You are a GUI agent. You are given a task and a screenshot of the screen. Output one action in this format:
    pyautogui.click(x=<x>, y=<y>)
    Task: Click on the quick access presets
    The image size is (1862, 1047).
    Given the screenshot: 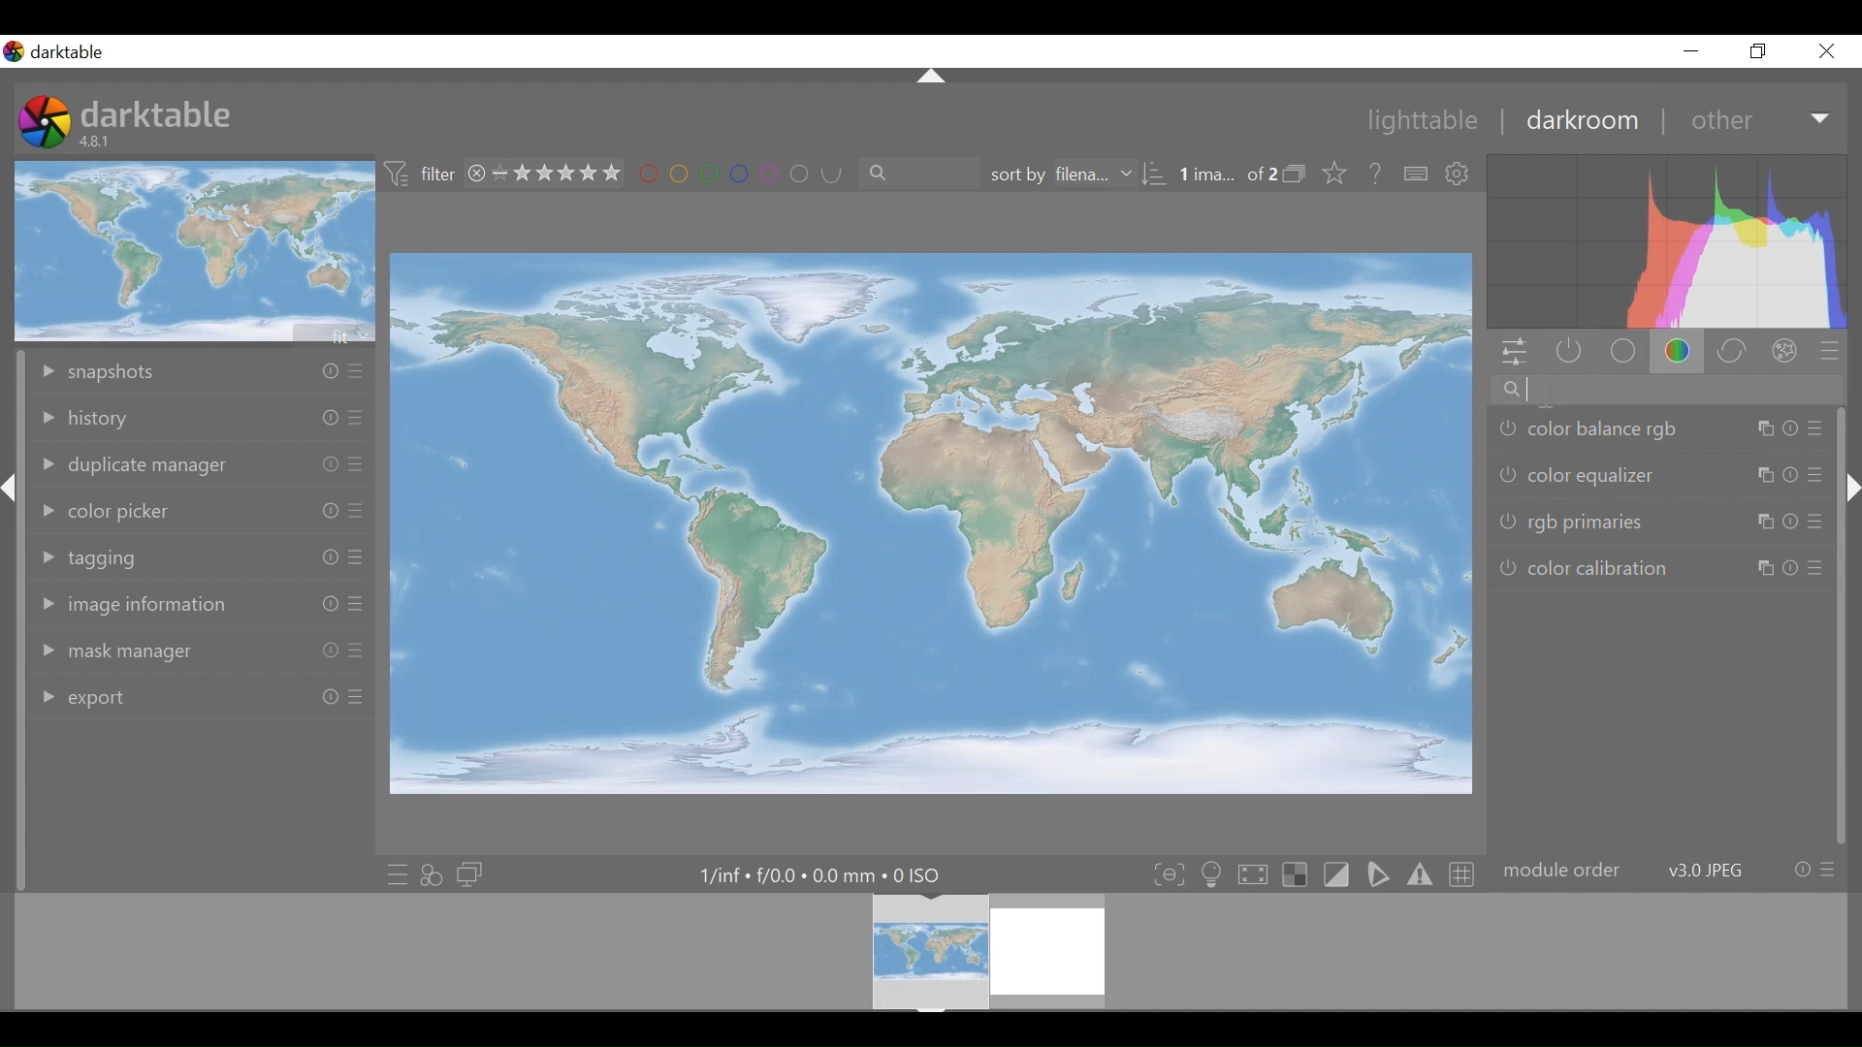 What is the action you would take?
    pyautogui.click(x=392, y=873)
    